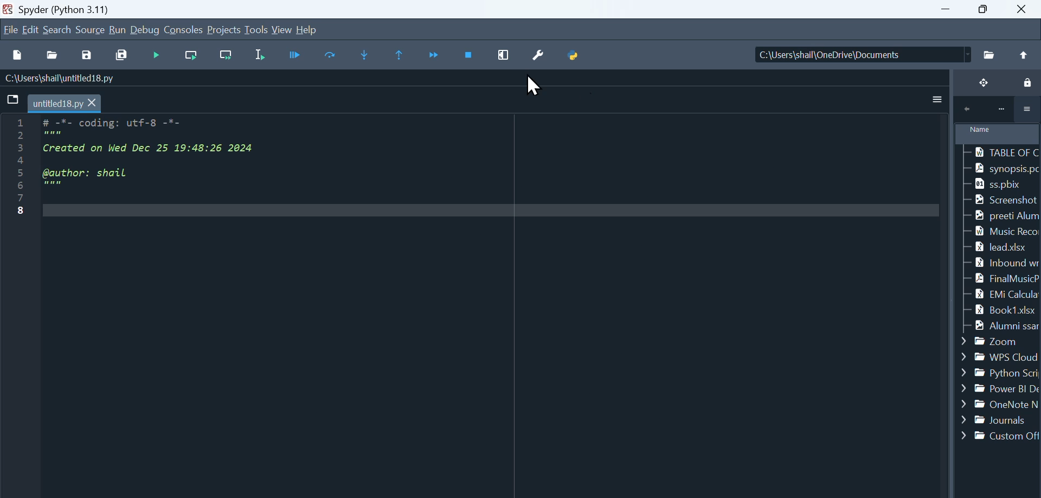 The height and width of the screenshot is (498, 1041). I want to click on Continue execution until next function, so click(435, 56).